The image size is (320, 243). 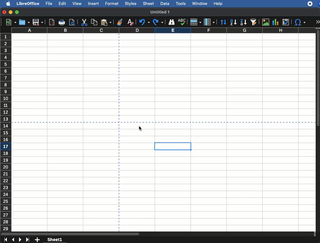 What do you see at coordinates (131, 3) in the screenshot?
I see `styles` at bounding box center [131, 3].